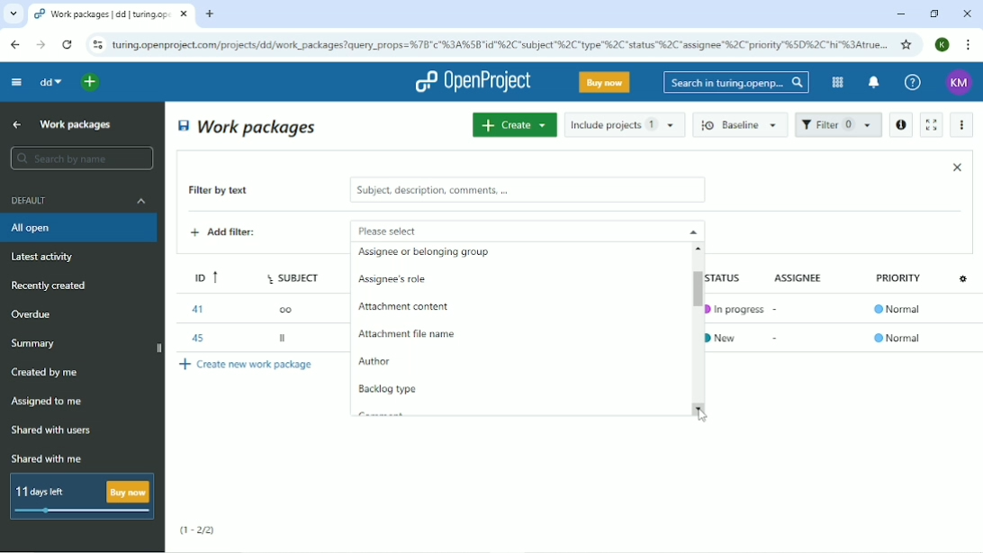  Describe the element at coordinates (736, 82) in the screenshot. I see `Search` at that location.